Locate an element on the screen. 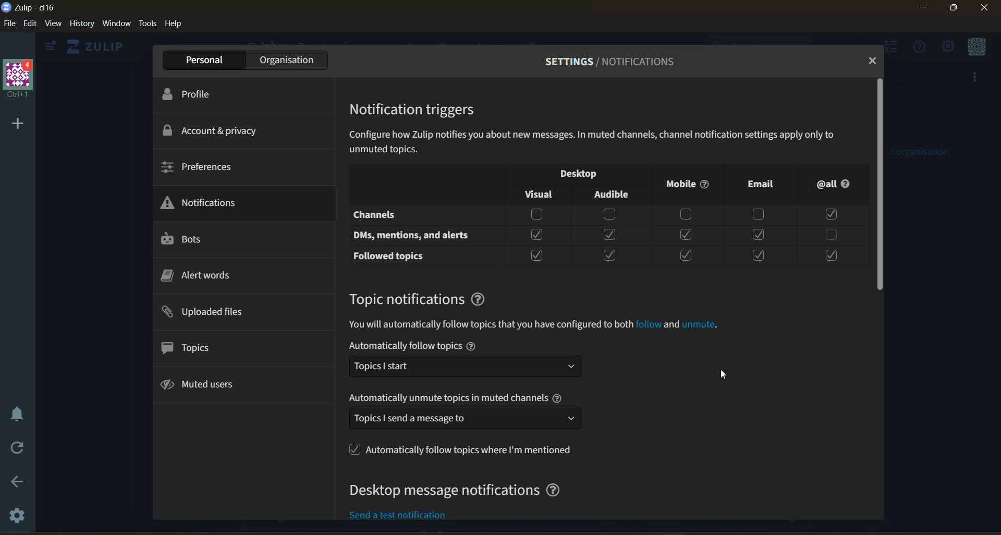 This screenshot has height=535, width=1001. send meesage dropdown is located at coordinates (461, 420).